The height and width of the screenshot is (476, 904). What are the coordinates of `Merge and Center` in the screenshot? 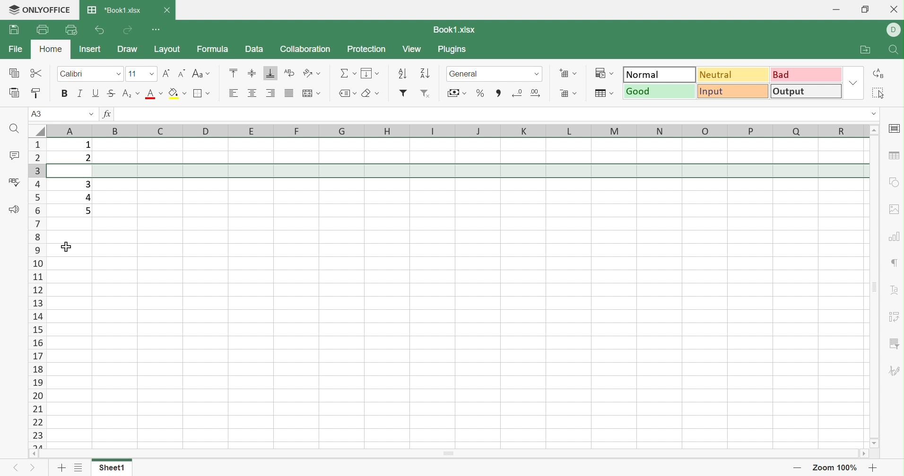 It's located at (307, 94).